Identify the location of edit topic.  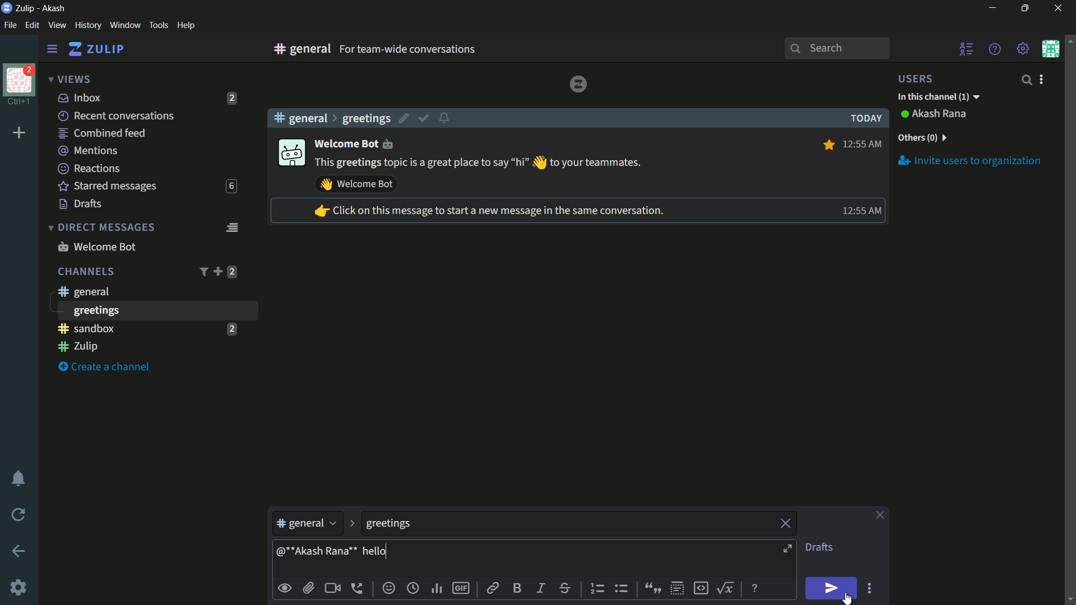
(405, 120).